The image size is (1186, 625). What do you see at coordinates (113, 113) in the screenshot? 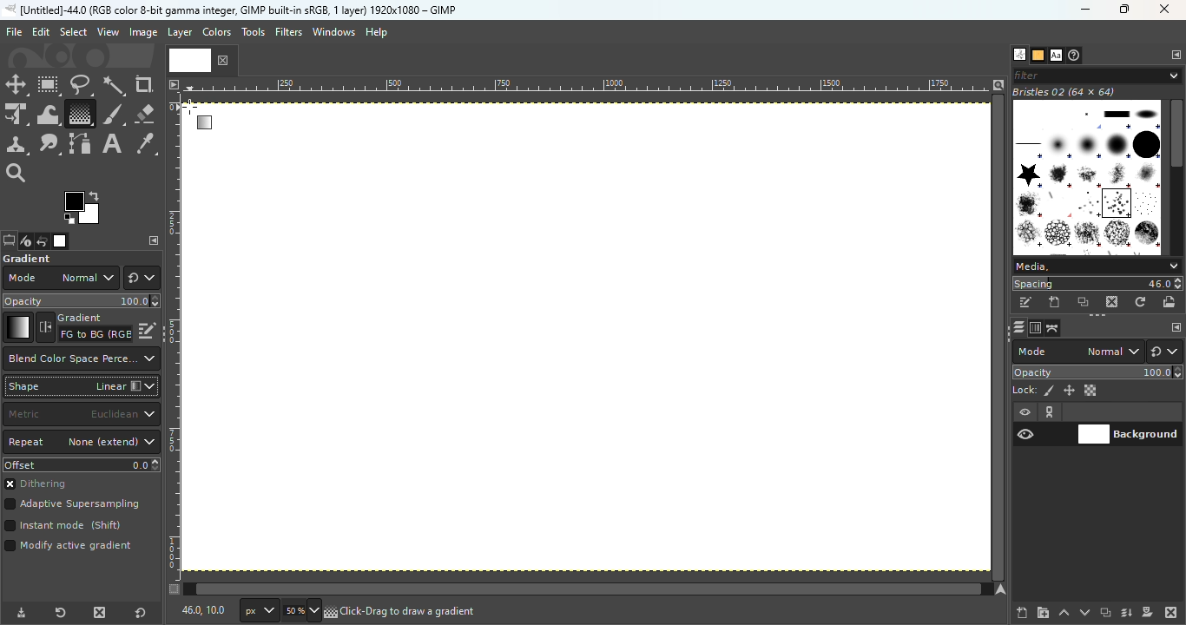
I see `Paint brush tool` at bounding box center [113, 113].